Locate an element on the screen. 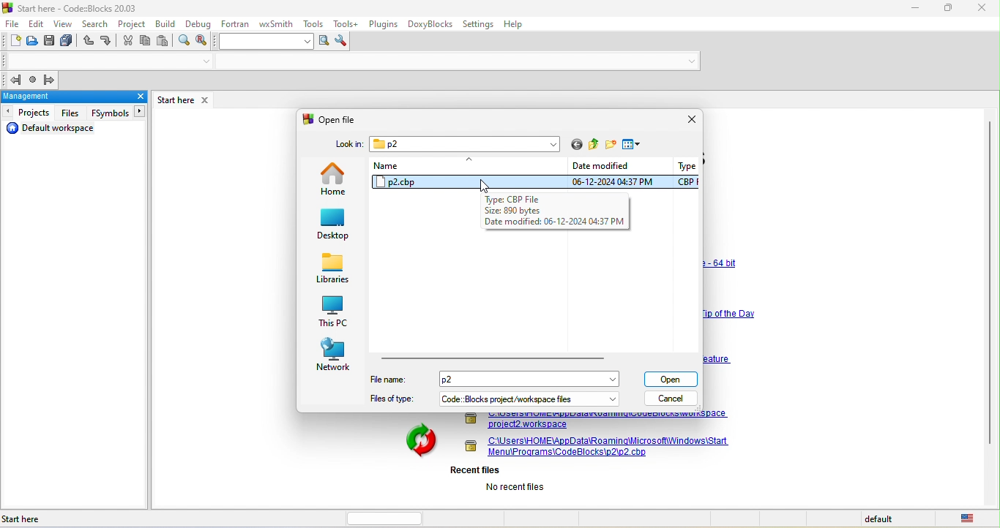 This screenshot has height=528, width=1000. save is located at coordinates (51, 39).